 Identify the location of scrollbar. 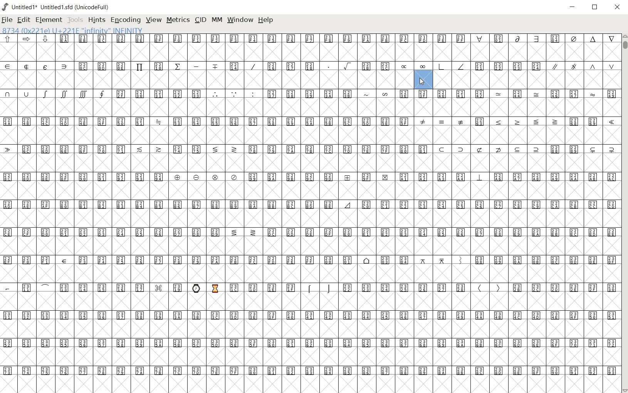
(624, 213).